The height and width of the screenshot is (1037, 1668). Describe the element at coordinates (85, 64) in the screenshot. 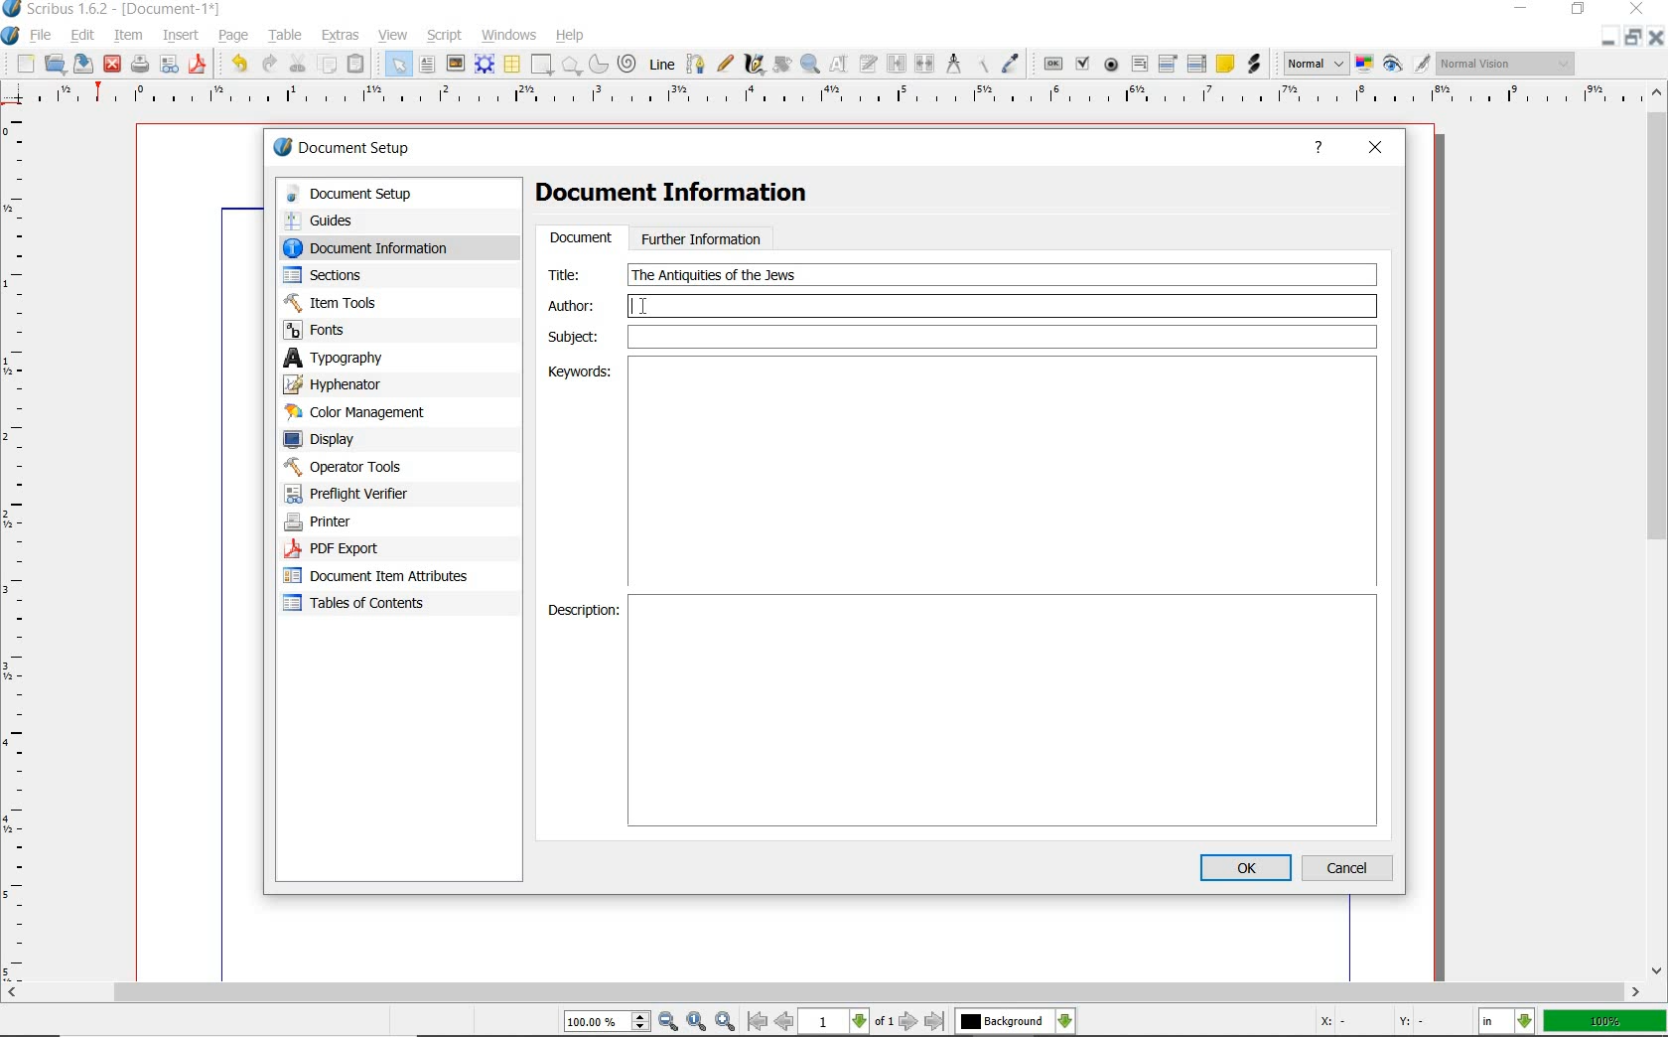

I see `save` at that location.